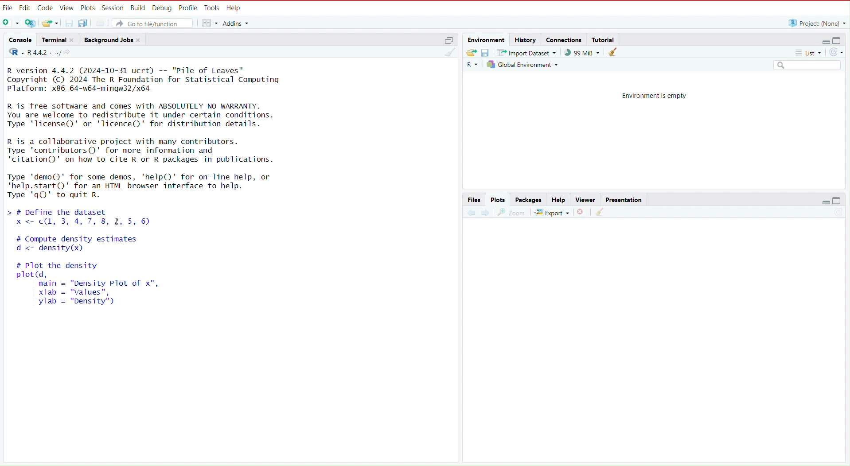 This screenshot has height=466, width=850. I want to click on open an existing file, so click(51, 23).